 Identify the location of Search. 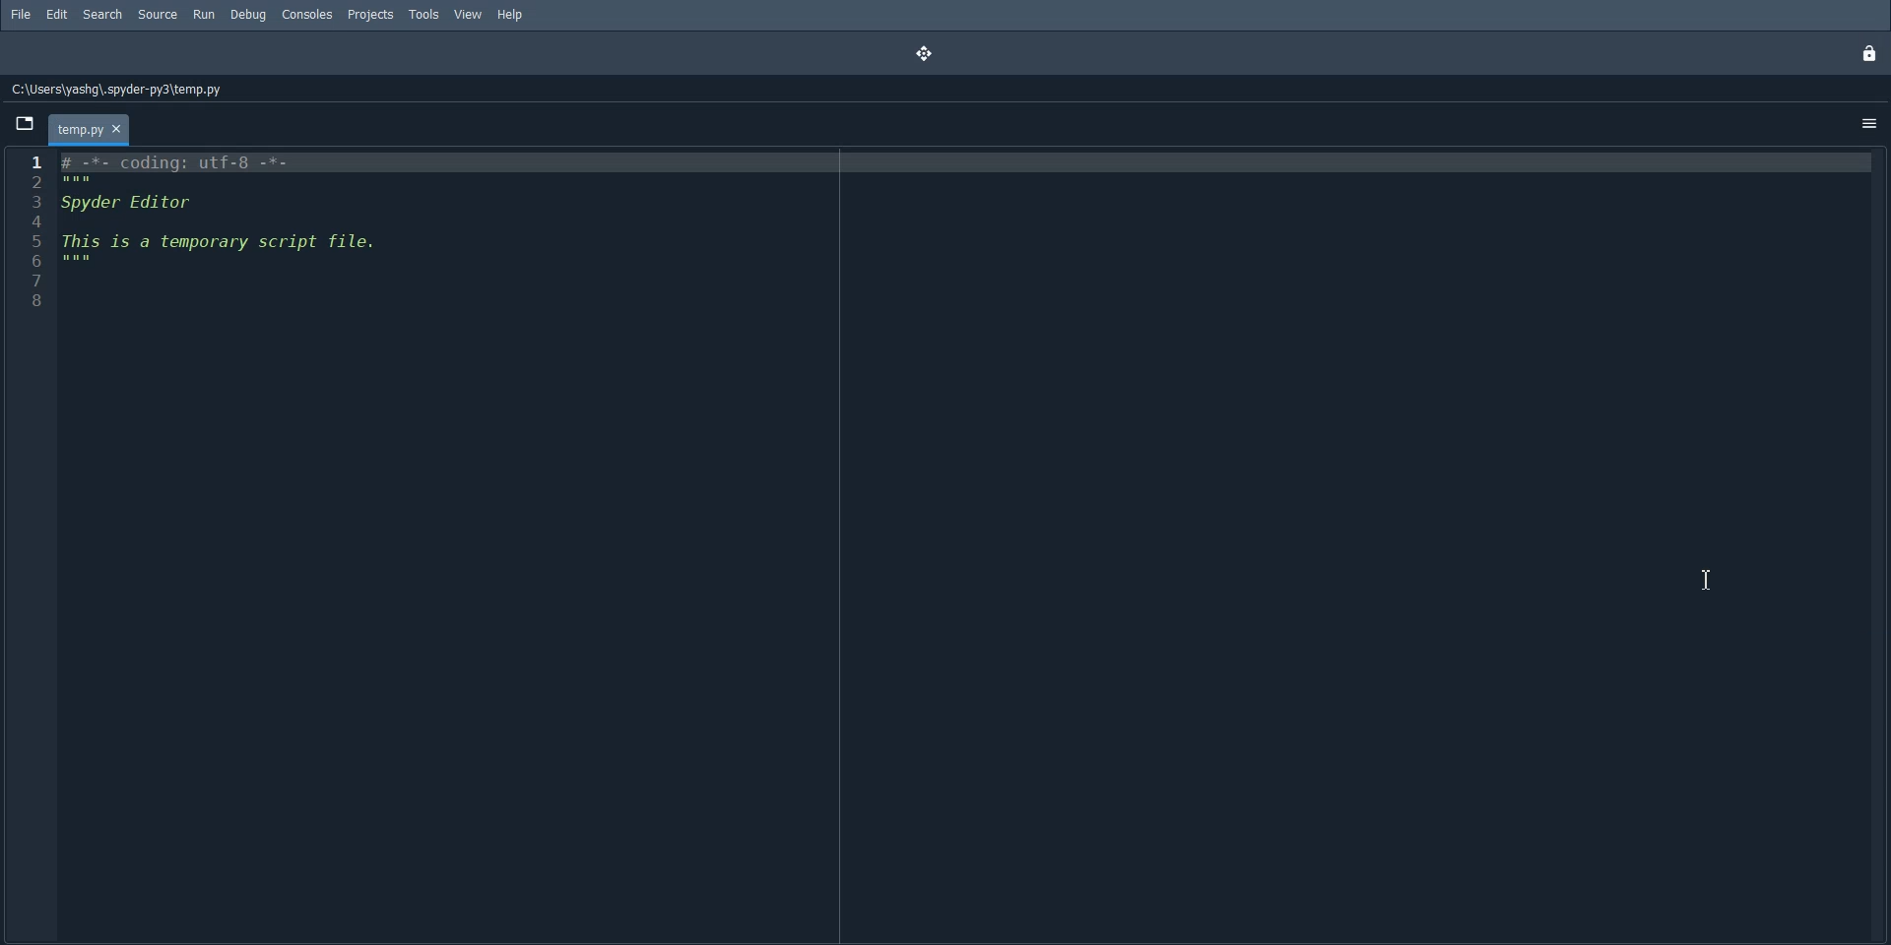
(102, 14).